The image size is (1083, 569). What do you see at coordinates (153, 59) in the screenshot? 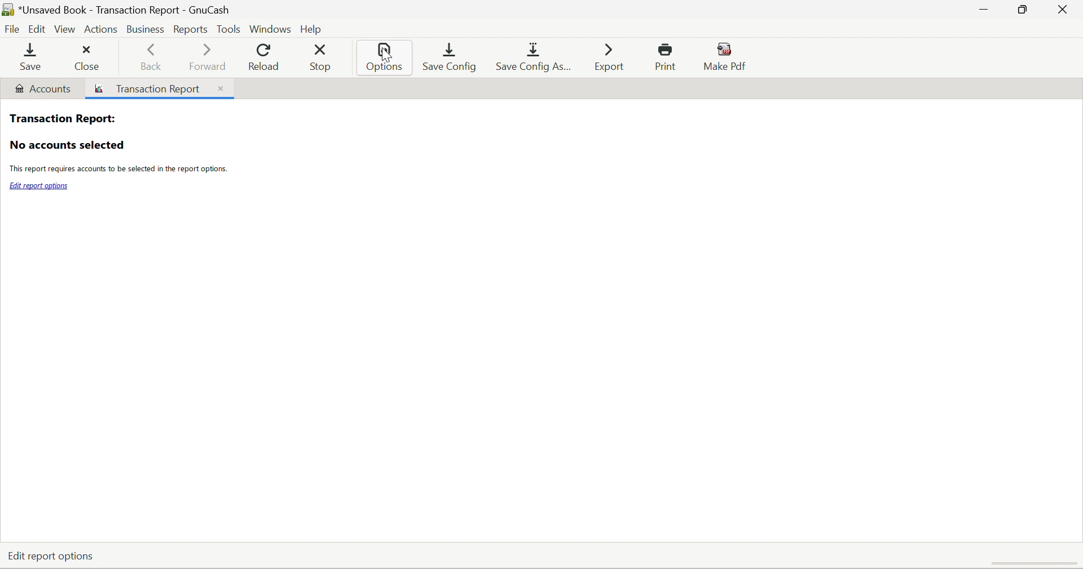
I see `Back` at bounding box center [153, 59].